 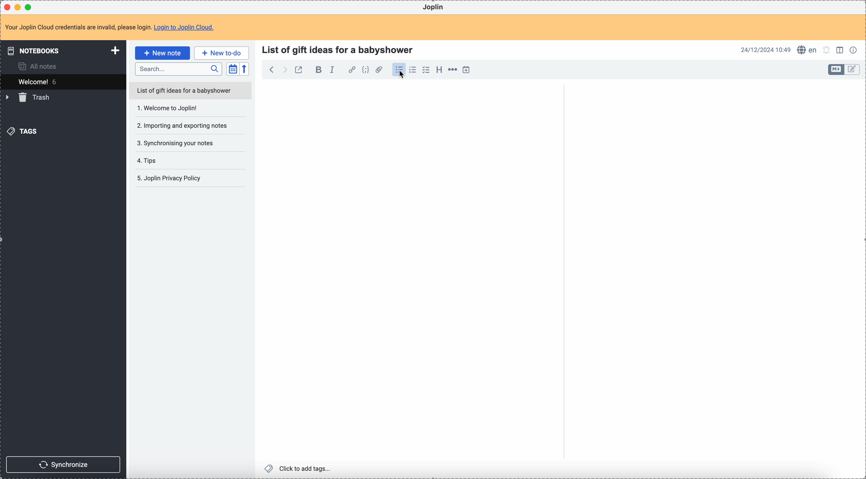 I want to click on click to add tags, so click(x=298, y=468).